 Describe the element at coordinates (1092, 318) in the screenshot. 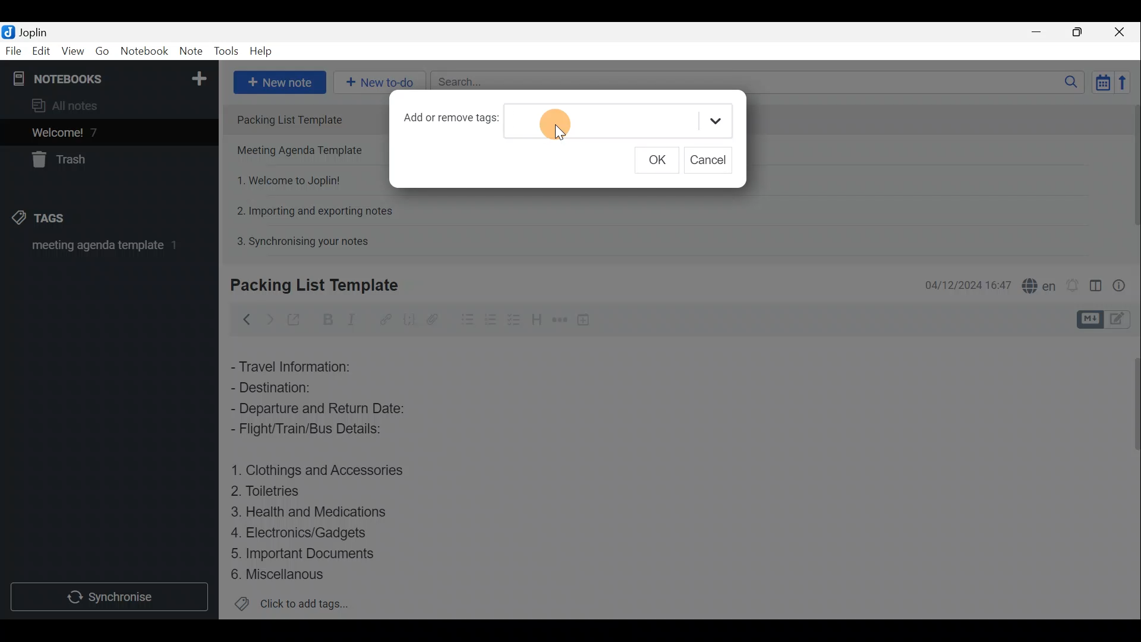

I see `Toggle editors` at that location.